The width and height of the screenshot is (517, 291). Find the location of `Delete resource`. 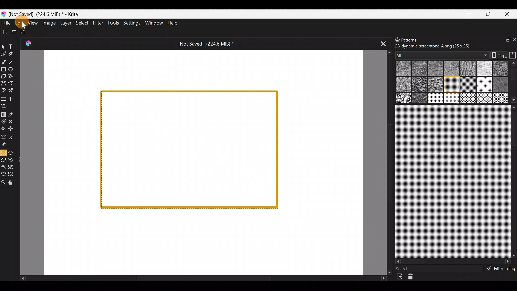

Delete resource is located at coordinates (413, 278).